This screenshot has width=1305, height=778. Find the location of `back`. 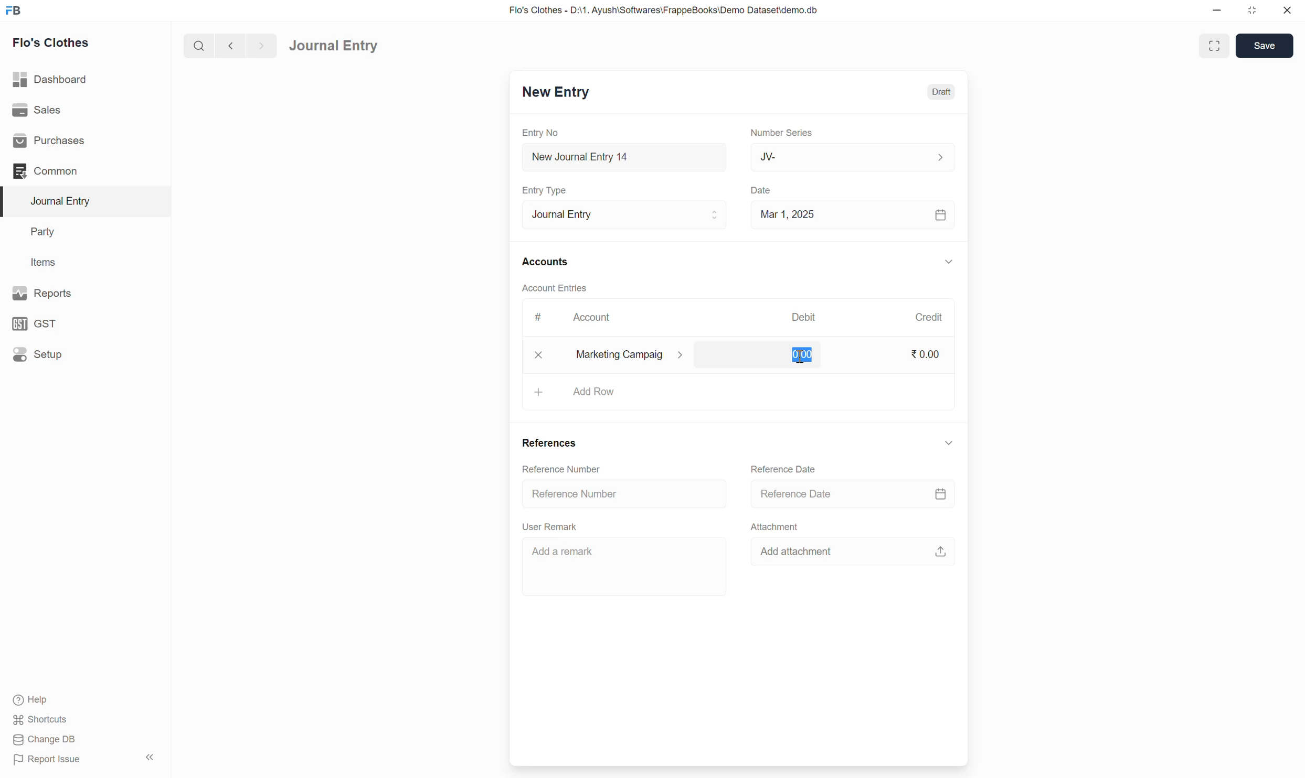

back is located at coordinates (228, 46).